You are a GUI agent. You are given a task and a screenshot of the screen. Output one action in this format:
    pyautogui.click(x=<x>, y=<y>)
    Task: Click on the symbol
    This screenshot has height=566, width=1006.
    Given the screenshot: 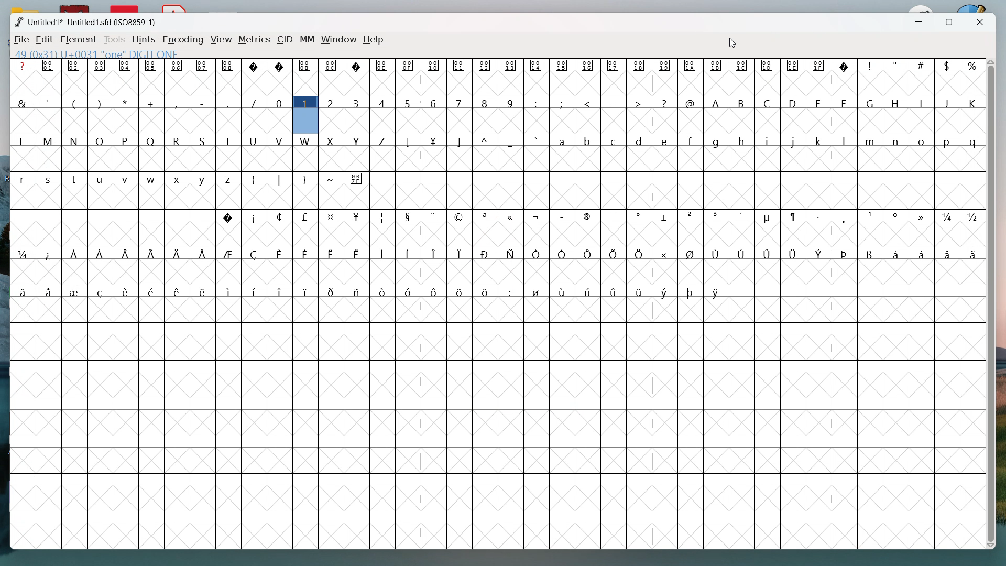 What is the action you would take?
    pyautogui.click(x=974, y=254)
    